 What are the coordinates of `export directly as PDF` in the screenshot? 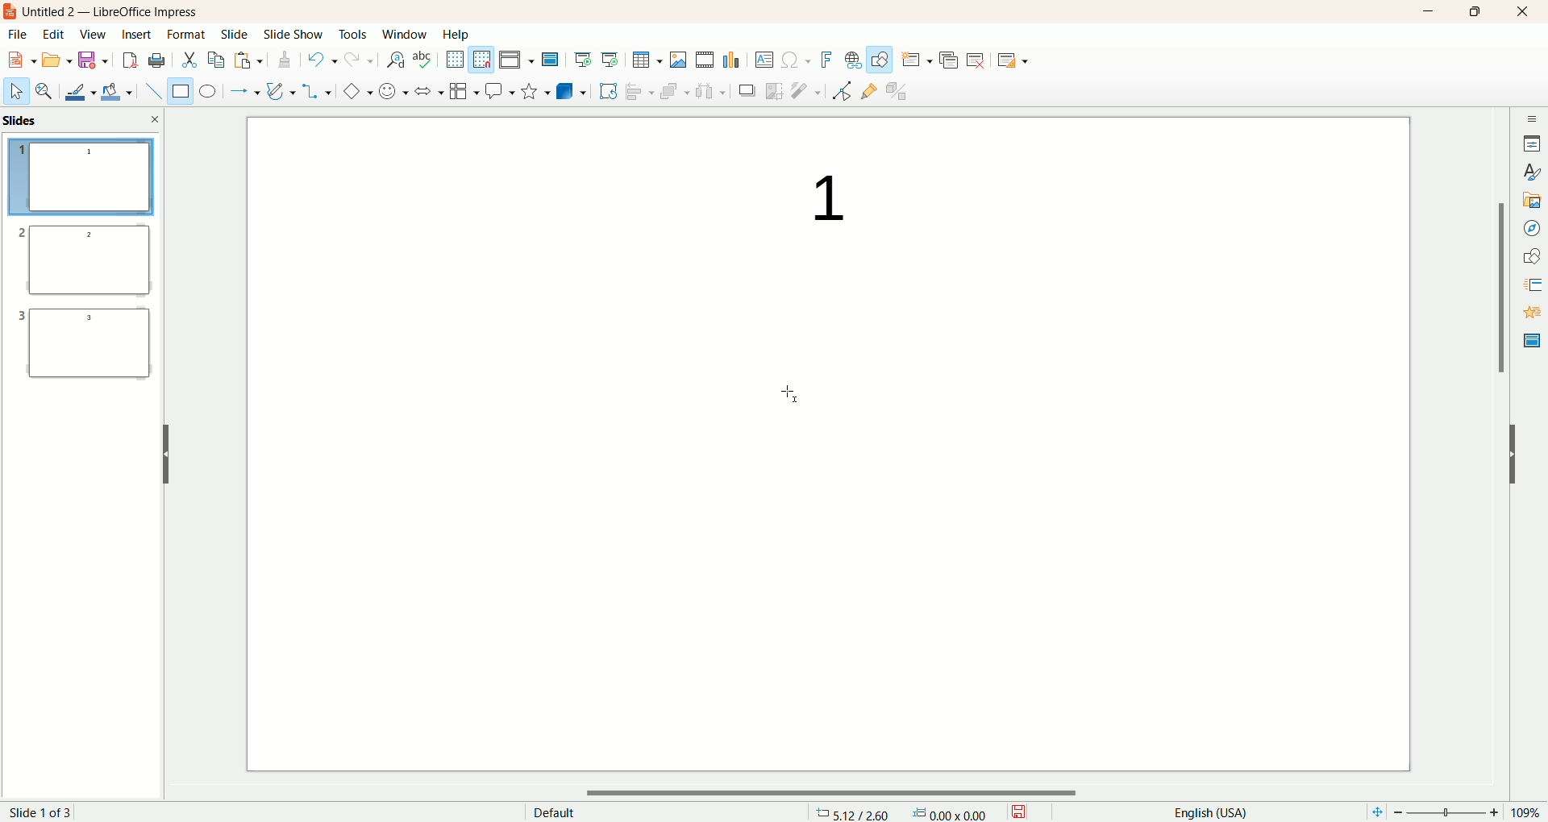 It's located at (128, 60).